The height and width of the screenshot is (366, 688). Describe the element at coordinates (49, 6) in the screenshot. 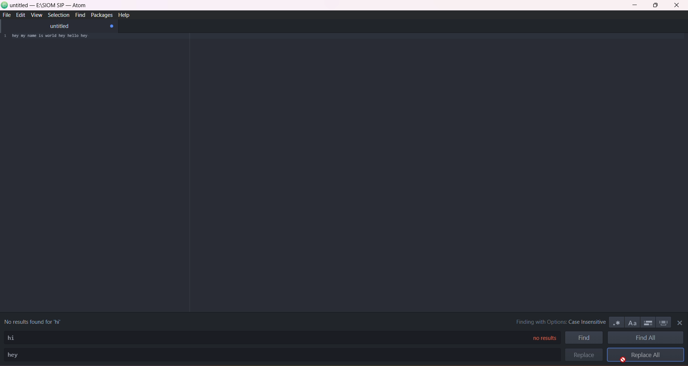

I see `untitled-e:\siom sp-atom` at that location.